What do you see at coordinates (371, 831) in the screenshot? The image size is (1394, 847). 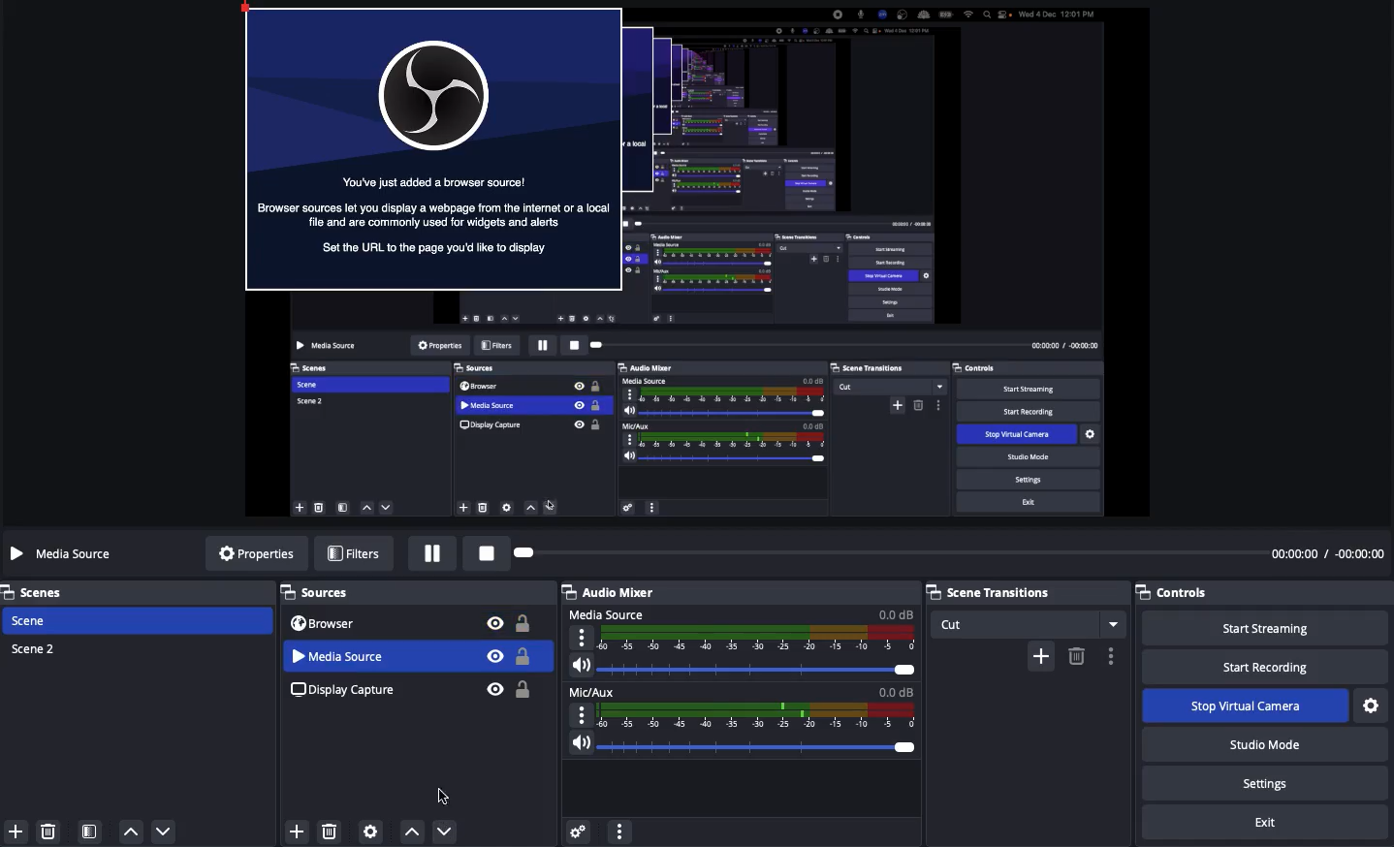 I see `Sources preferences` at bounding box center [371, 831].